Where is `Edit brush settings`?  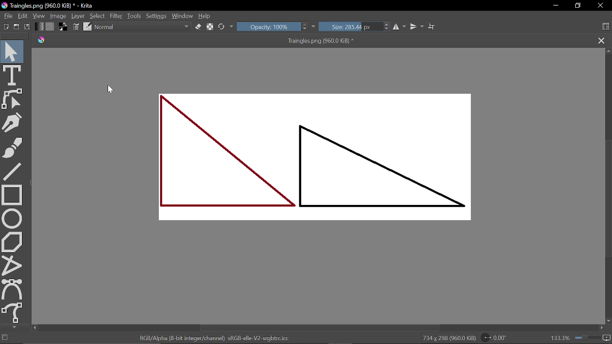 Edit brush settings is located at coordinates (75, 27).